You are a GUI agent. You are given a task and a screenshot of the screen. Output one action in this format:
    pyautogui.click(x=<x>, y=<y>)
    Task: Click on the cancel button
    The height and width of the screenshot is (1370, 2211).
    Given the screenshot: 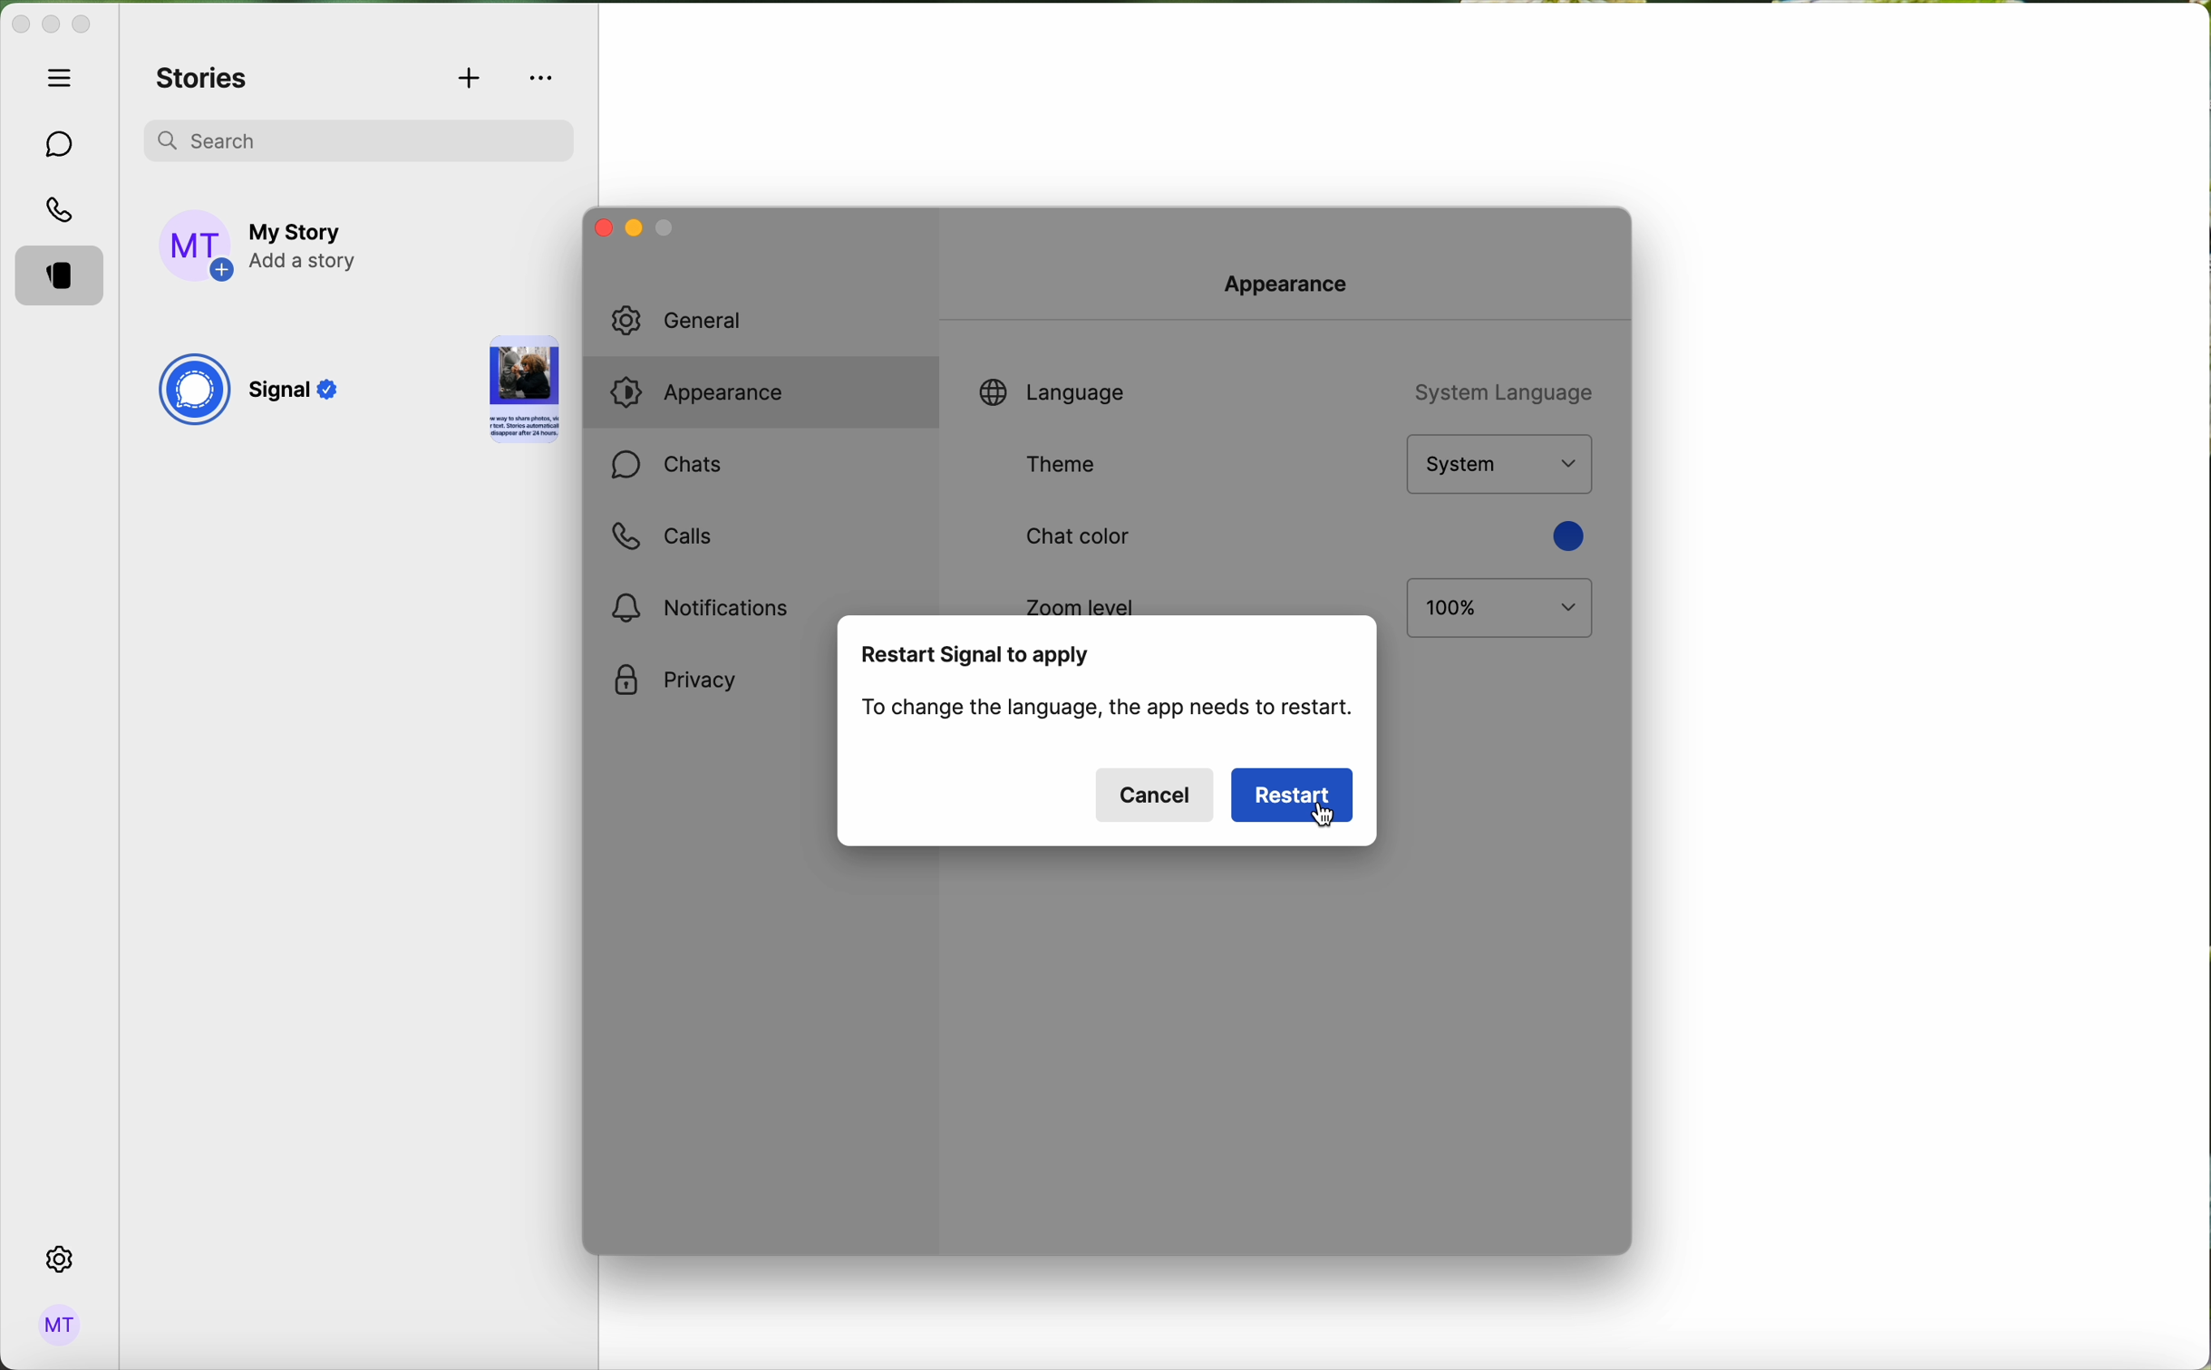 What is the action you would take?
    pyautogui.click(x=1155, y=795)
    